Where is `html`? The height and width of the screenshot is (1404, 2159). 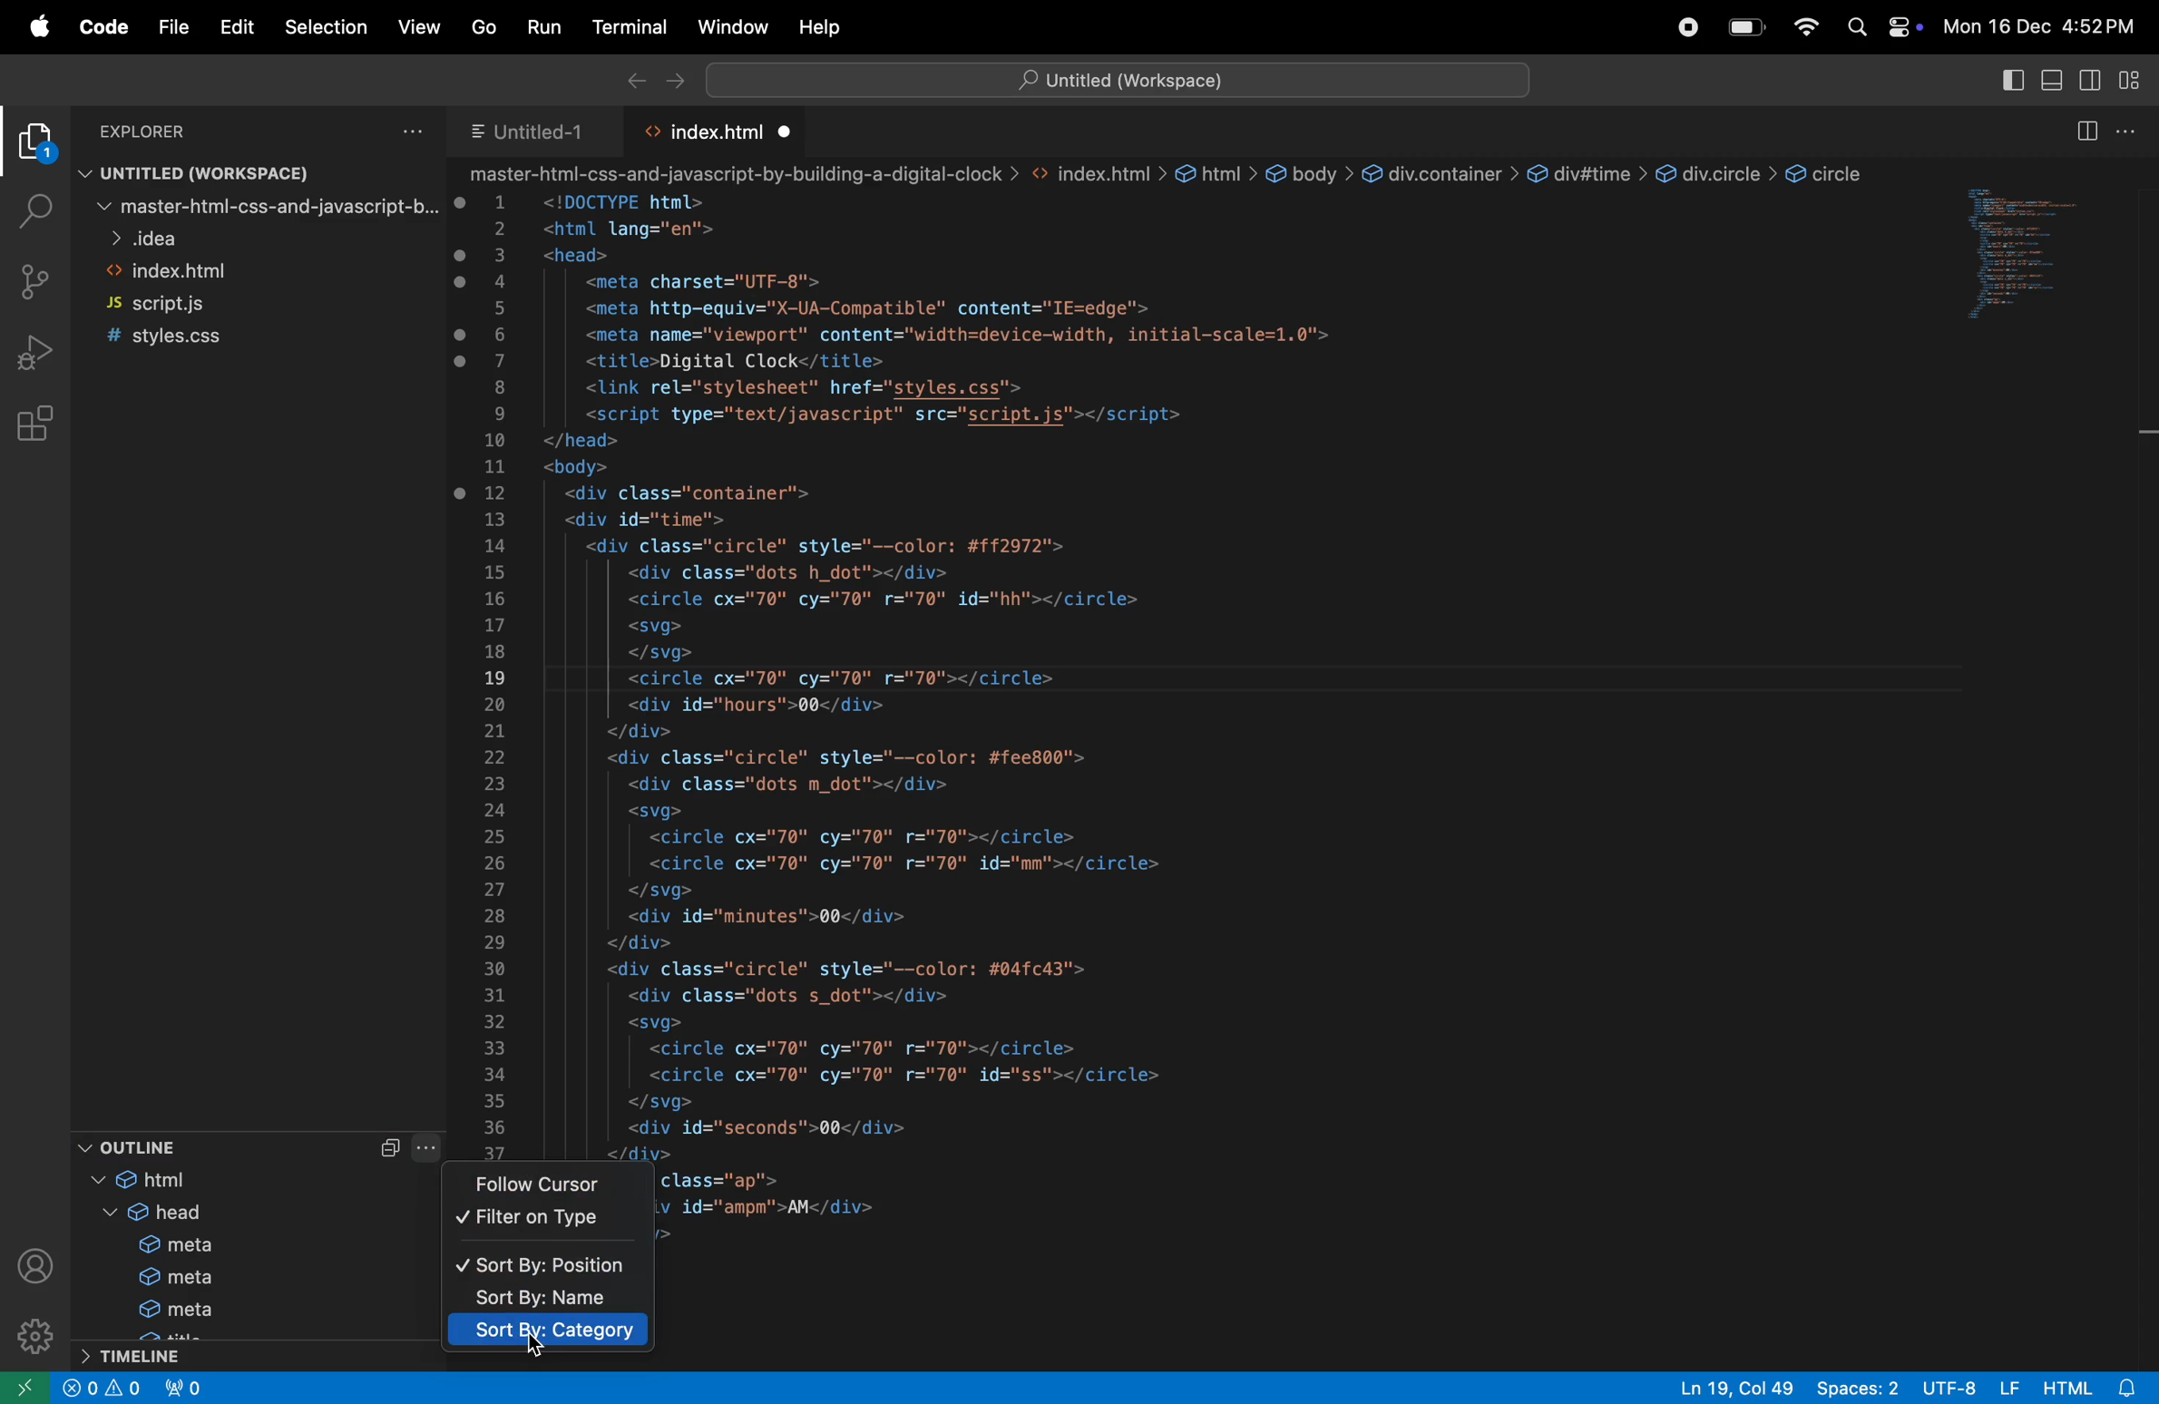 html is located at coordinates (174, 1182).